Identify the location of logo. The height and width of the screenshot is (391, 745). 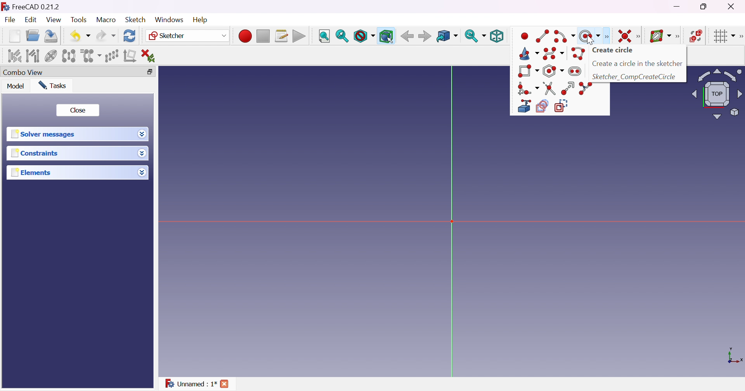
(5, 6).